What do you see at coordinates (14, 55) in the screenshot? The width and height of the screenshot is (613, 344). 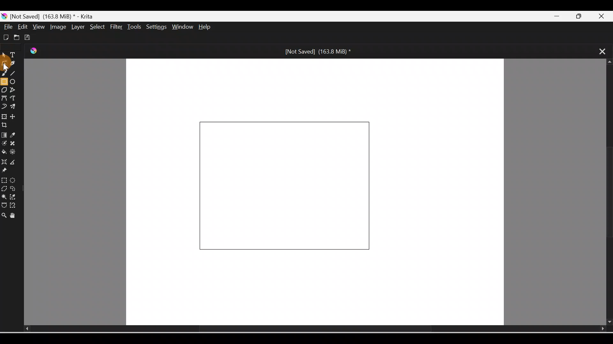 I see `Text tool` at bounding box center [14, 55].